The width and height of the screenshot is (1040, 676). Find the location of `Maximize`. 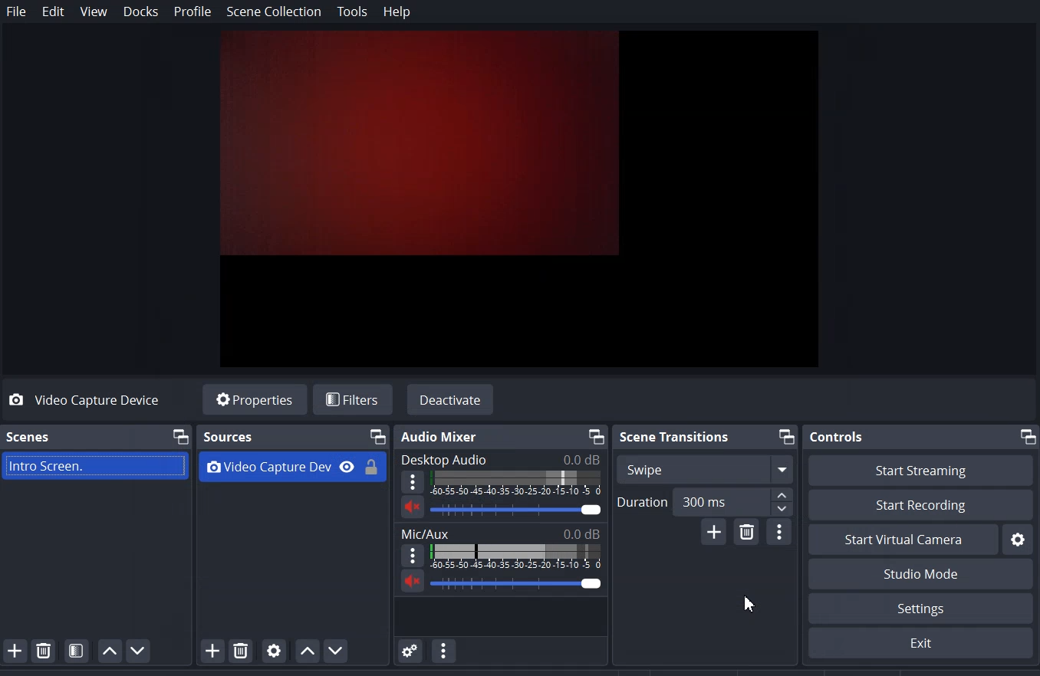

Maximize is located at coordinates (787, 437).